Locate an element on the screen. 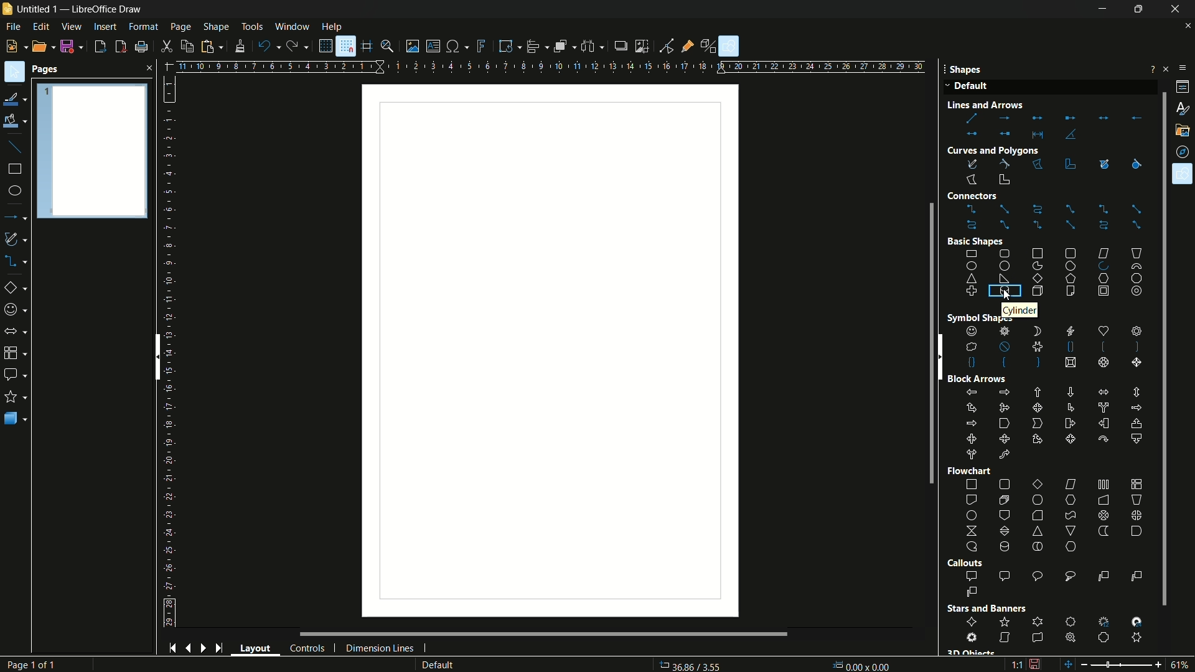 Image resolution: width=1195 pixels, height=672 pixels. file menu is located at coordinates (12, 27).